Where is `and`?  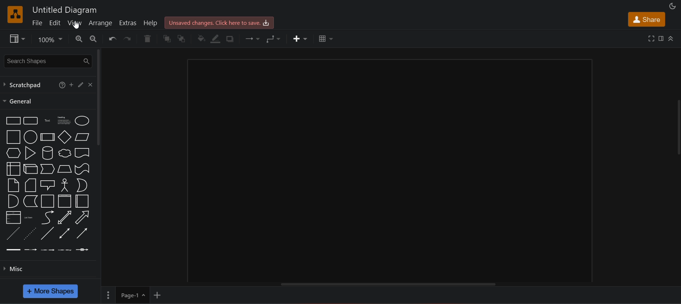 and is located at coordinates (12, 201).